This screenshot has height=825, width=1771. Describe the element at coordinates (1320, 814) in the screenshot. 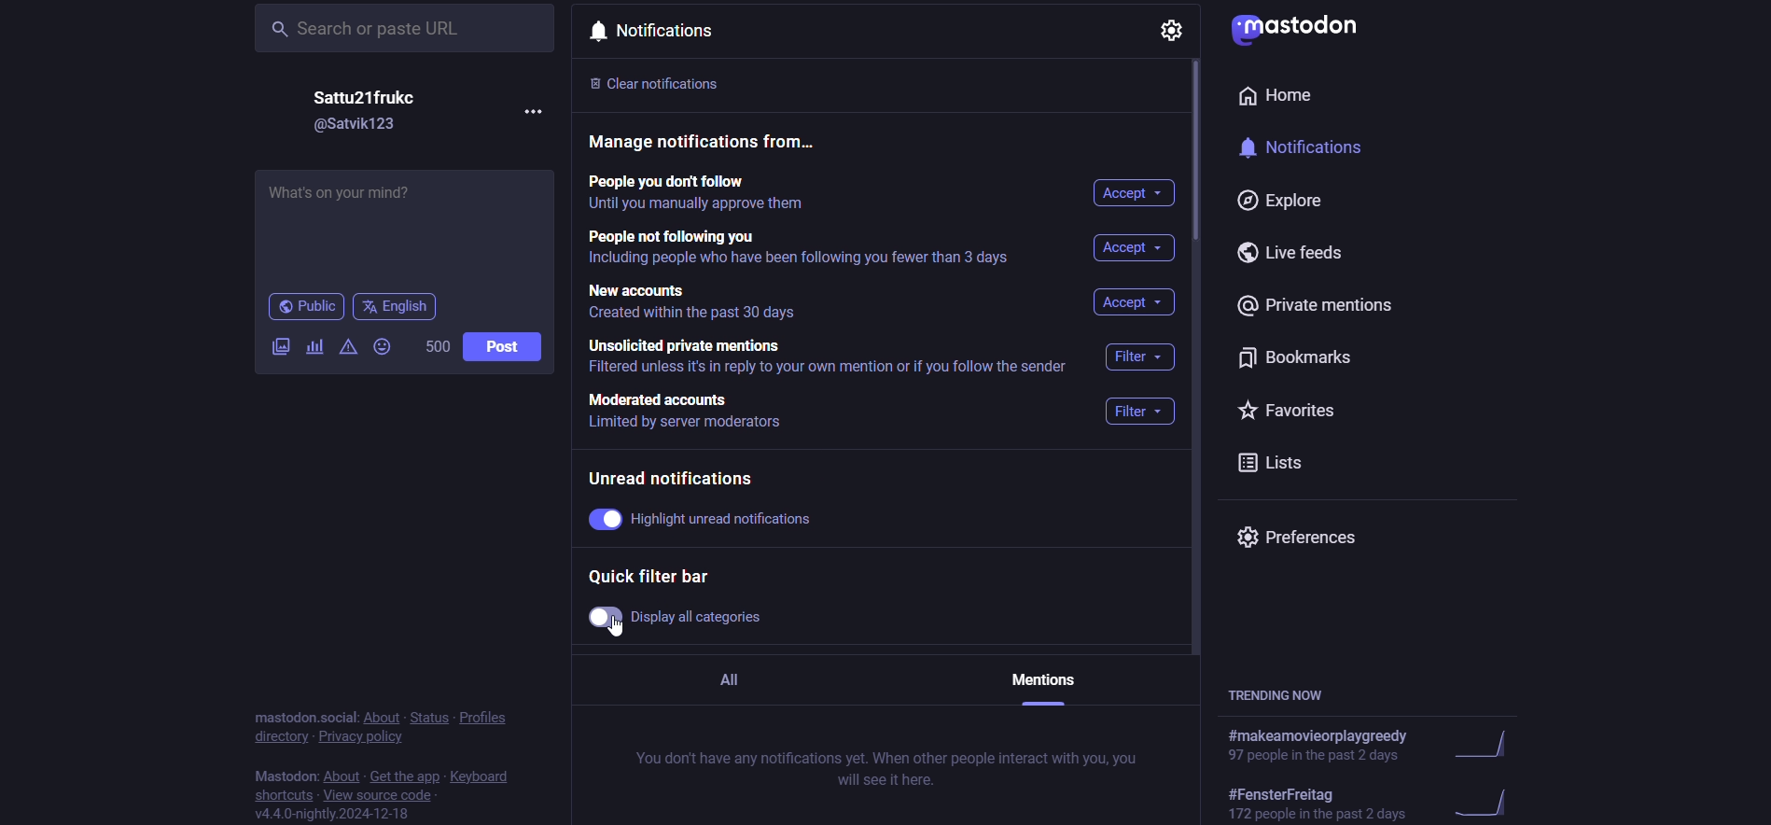

I see `172 people in the past 2 days` at that location.